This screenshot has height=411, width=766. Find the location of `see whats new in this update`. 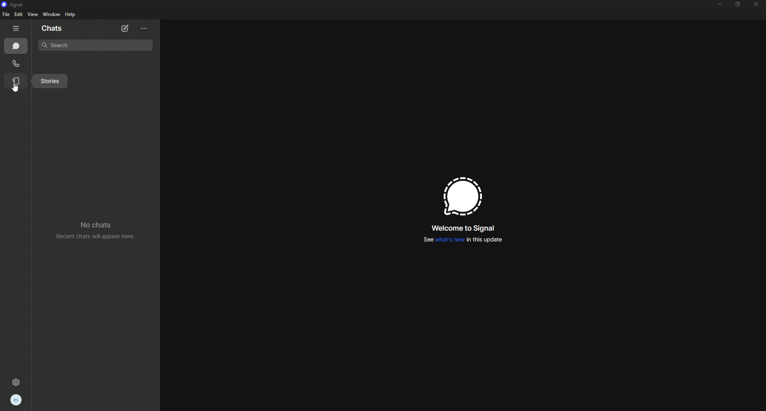

see whats new in this update is located at coordinates (462, 240).